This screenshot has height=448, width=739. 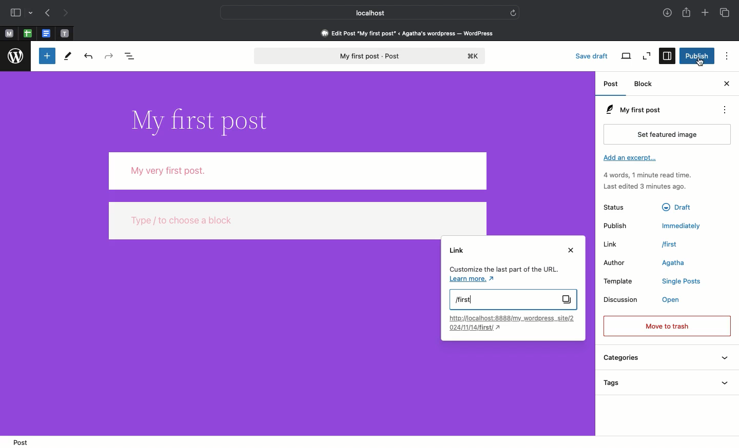 I want to click on pinned tabs, so click(x=29, y=34).